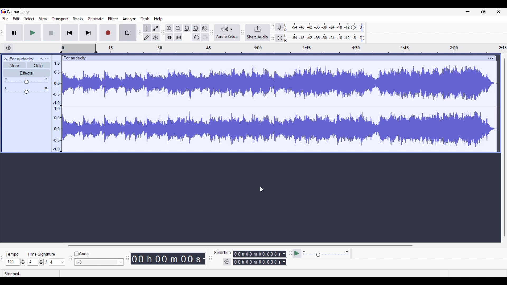  What do you see at coordinates (108, 33) in the screenshot?
I see `Record/Record new track` at bounding box center [108, 33].